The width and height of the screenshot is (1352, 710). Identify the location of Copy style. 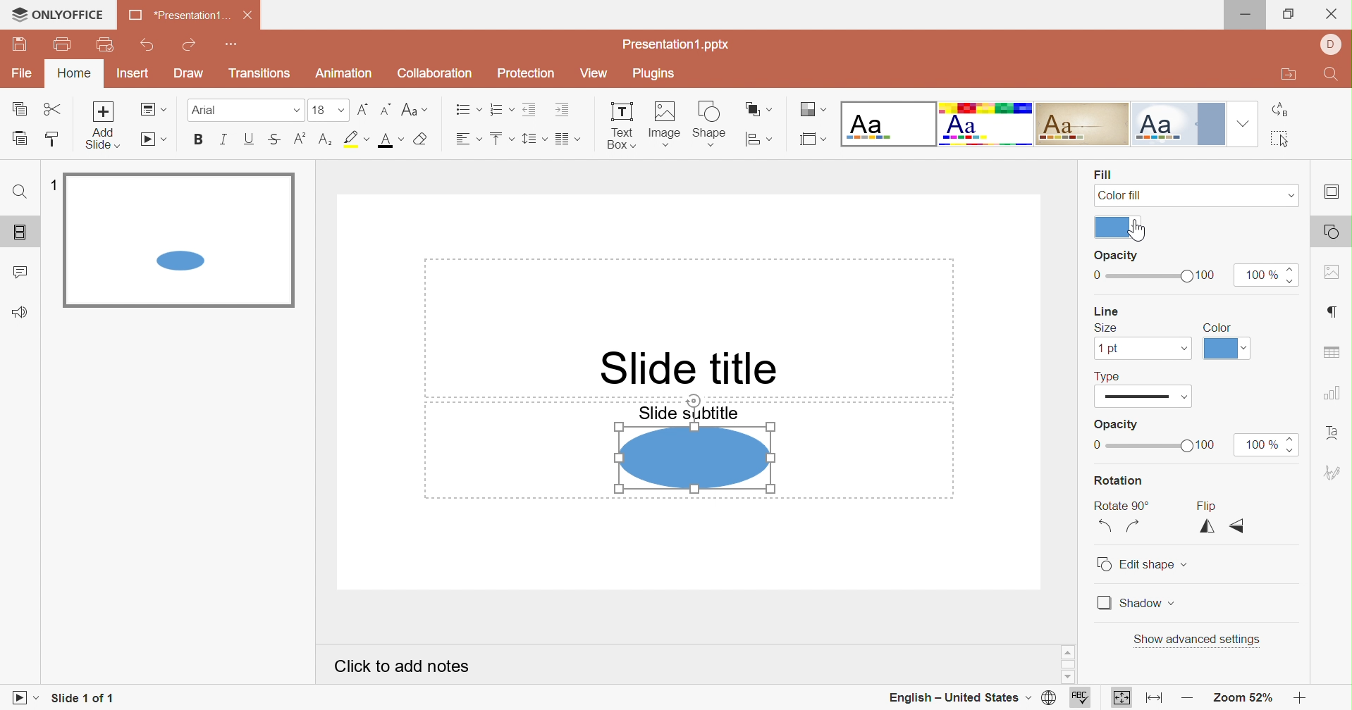
(54, 138).